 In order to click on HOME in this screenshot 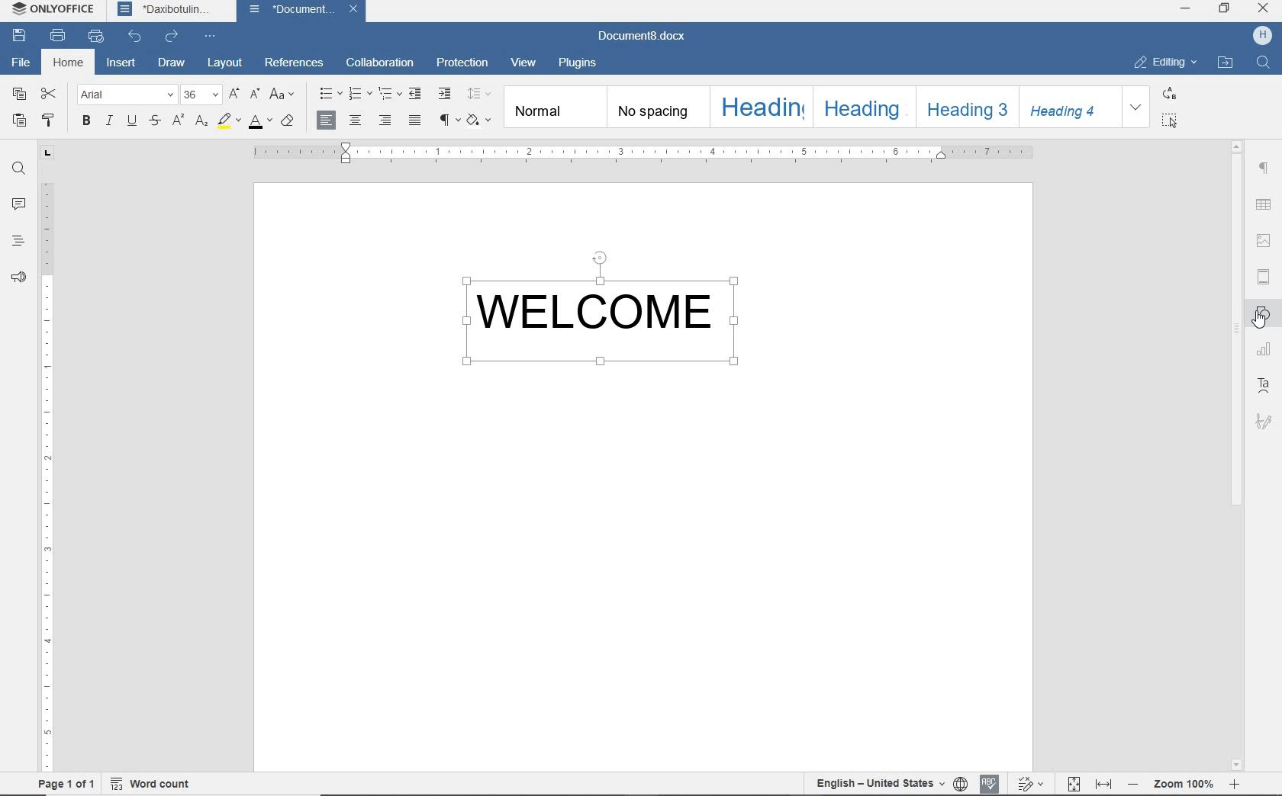, I will do `click(69, 63)`.